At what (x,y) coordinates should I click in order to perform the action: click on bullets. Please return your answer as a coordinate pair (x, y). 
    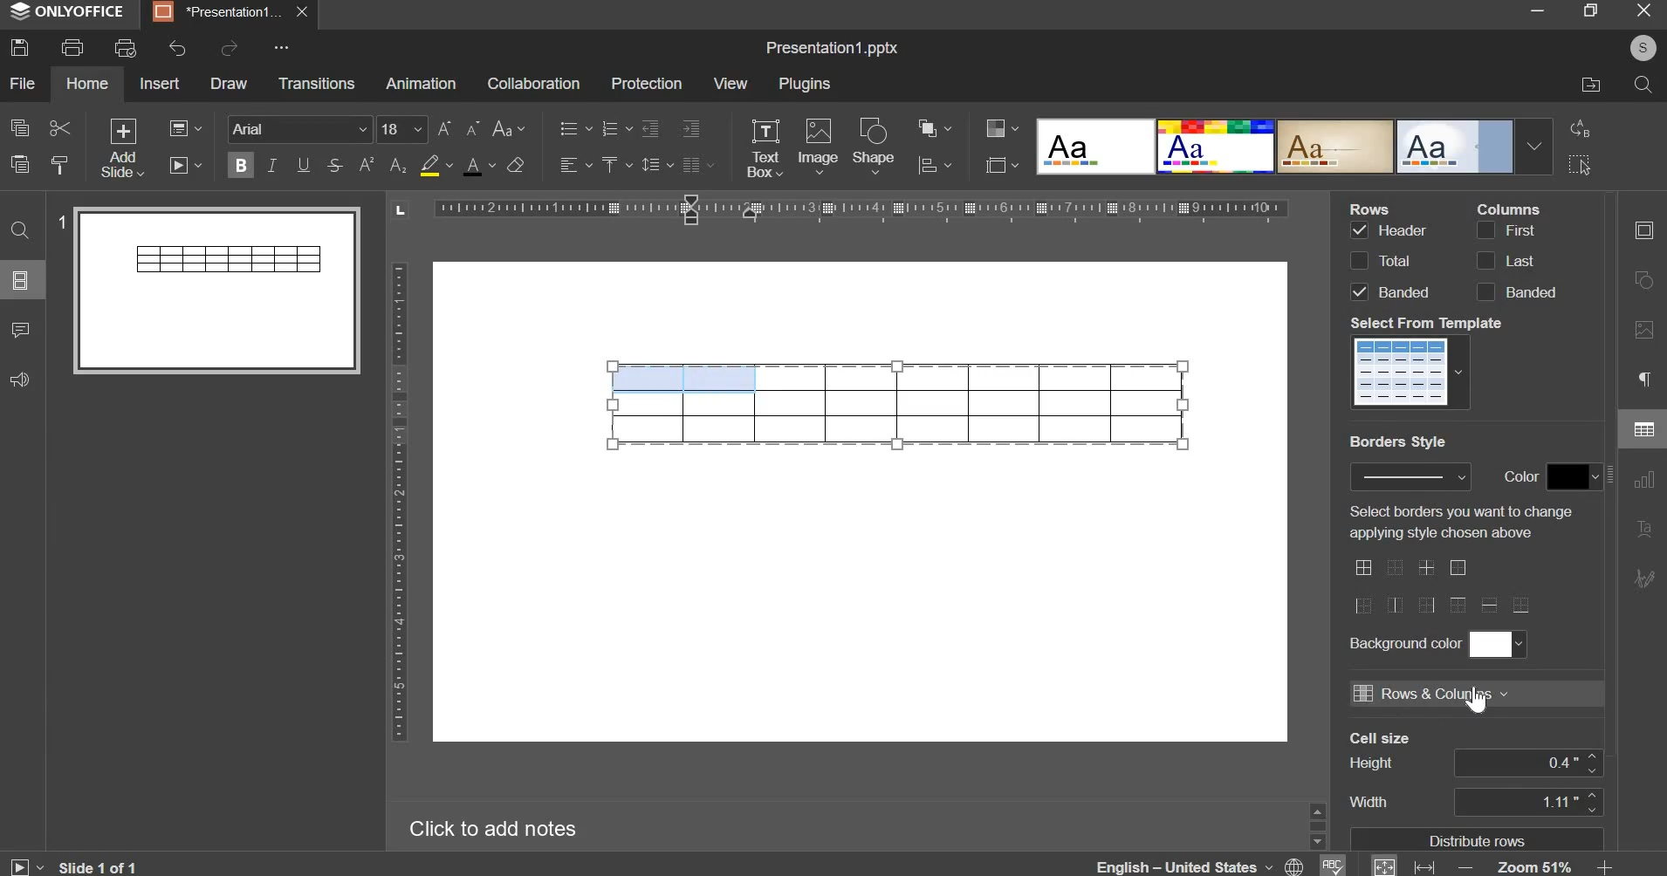
    Looking at the image, I should click on (574, 127).